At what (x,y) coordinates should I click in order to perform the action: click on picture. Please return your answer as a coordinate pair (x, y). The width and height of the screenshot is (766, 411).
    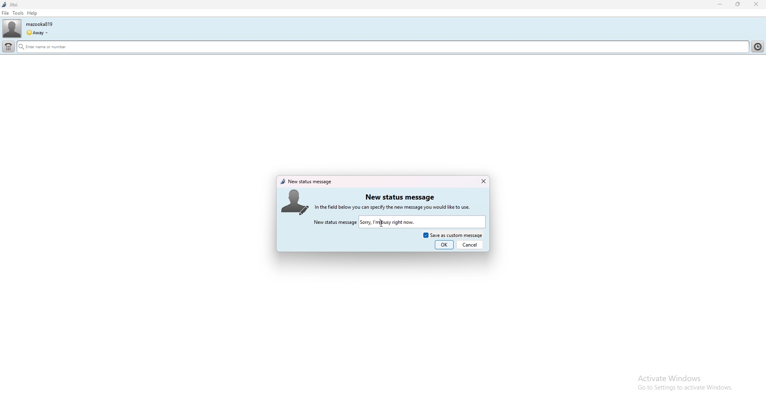
    Looking at the image, I should click on (296, 201).